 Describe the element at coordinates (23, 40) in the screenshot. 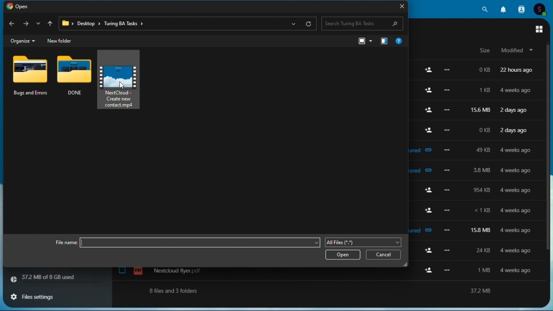

I see `organize` at that location.